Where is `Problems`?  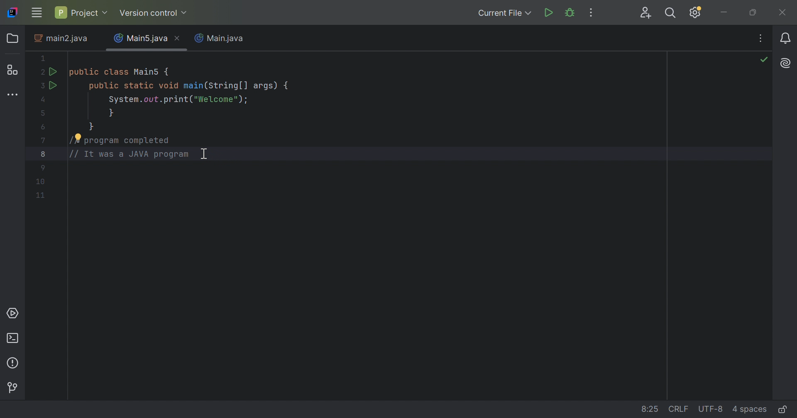 Problems is located at coordinates (14, 362).